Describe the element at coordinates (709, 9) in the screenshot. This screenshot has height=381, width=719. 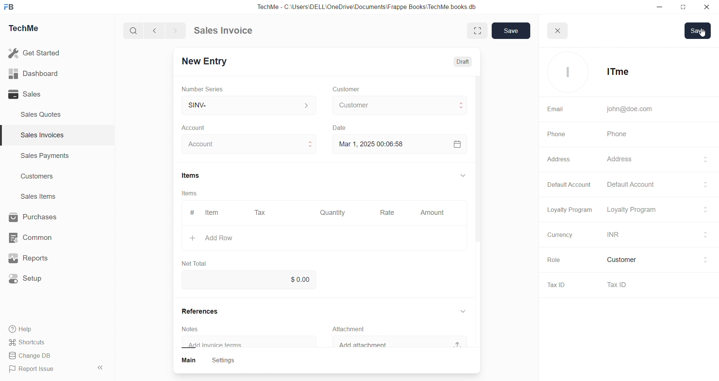
I see `Close` at that location.